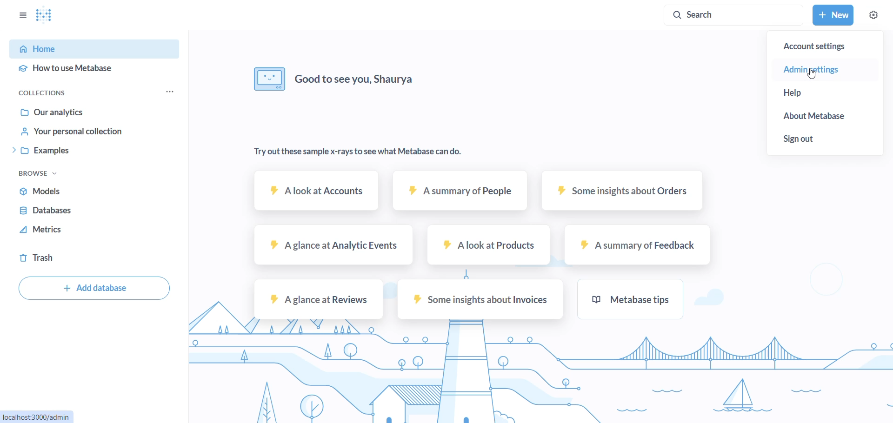 The image size is (893, 423). What do you see at coordinates (88, 50) in the screenshot?
I see `home` at bounding box center [88, 50].